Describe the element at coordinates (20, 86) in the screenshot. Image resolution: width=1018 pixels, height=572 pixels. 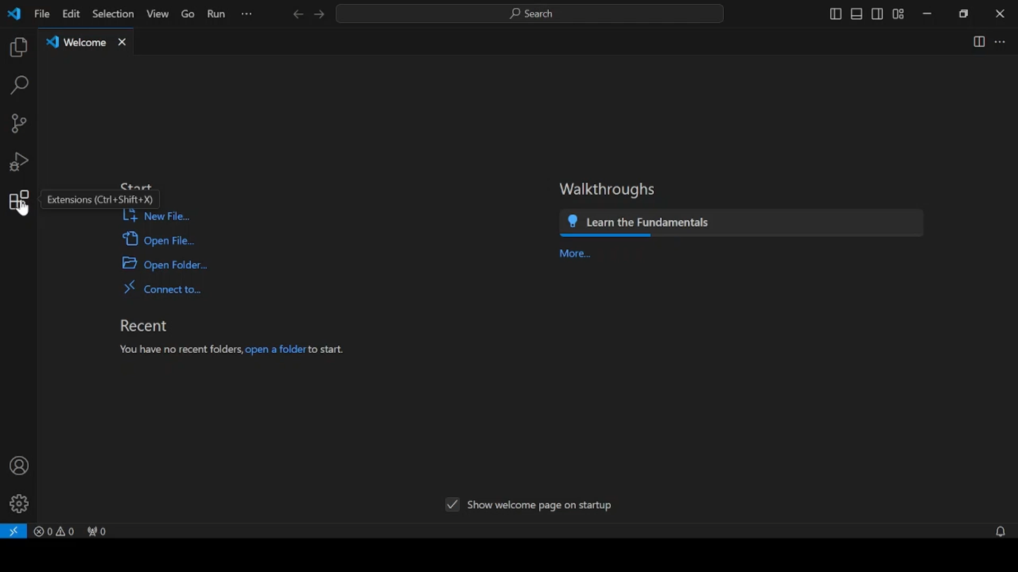
I see `search` at that location.